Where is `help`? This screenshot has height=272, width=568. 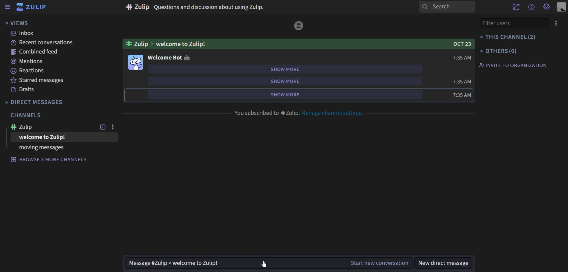
help is located at coordinates (532, 8).